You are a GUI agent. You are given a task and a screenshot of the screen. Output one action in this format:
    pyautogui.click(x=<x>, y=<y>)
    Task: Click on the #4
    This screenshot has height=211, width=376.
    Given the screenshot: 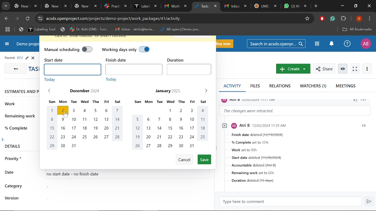 What is the action you would take?
    pyautogui.click(x=363, y=125)
    